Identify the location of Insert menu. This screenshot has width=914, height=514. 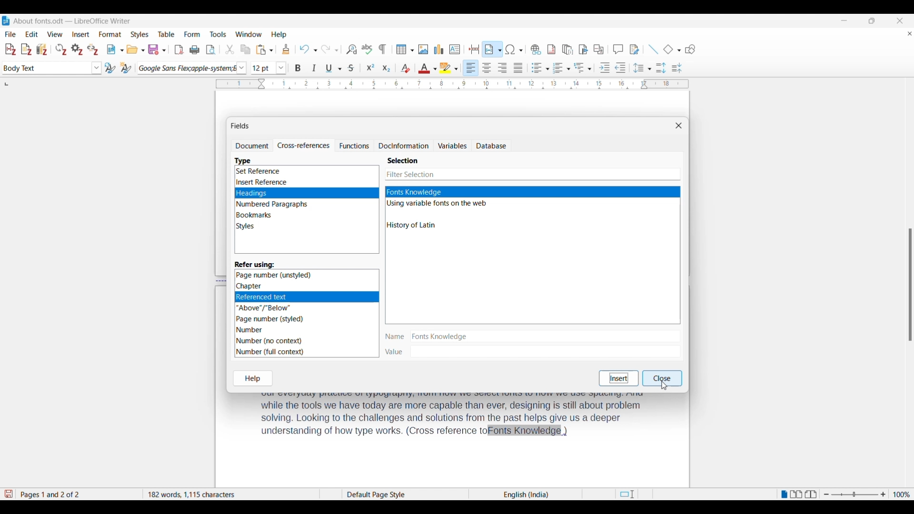
(81, 34).